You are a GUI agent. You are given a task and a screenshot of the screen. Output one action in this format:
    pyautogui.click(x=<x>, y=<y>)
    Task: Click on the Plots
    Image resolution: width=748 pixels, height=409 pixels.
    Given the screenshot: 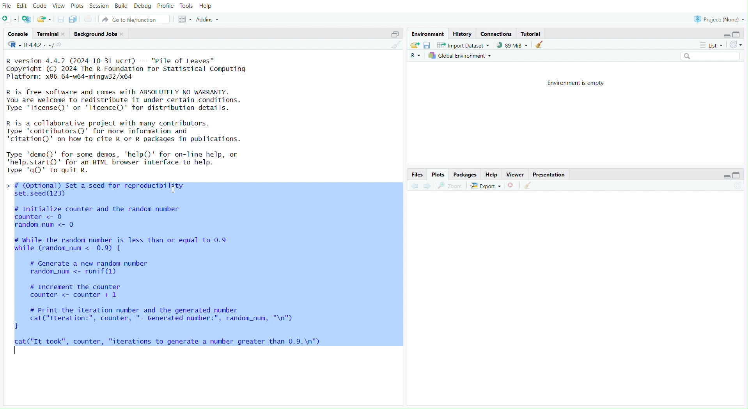 What is the action you would take?
    pyautogui.click(x=76, y=6)
    